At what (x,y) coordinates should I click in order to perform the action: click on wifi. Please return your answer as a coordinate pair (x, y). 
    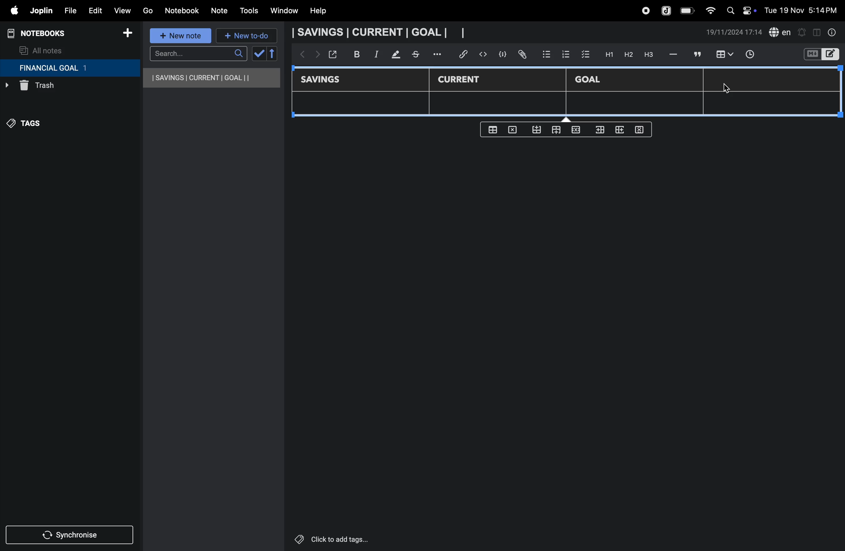
    Looking at the image, I should click on (708, 10).